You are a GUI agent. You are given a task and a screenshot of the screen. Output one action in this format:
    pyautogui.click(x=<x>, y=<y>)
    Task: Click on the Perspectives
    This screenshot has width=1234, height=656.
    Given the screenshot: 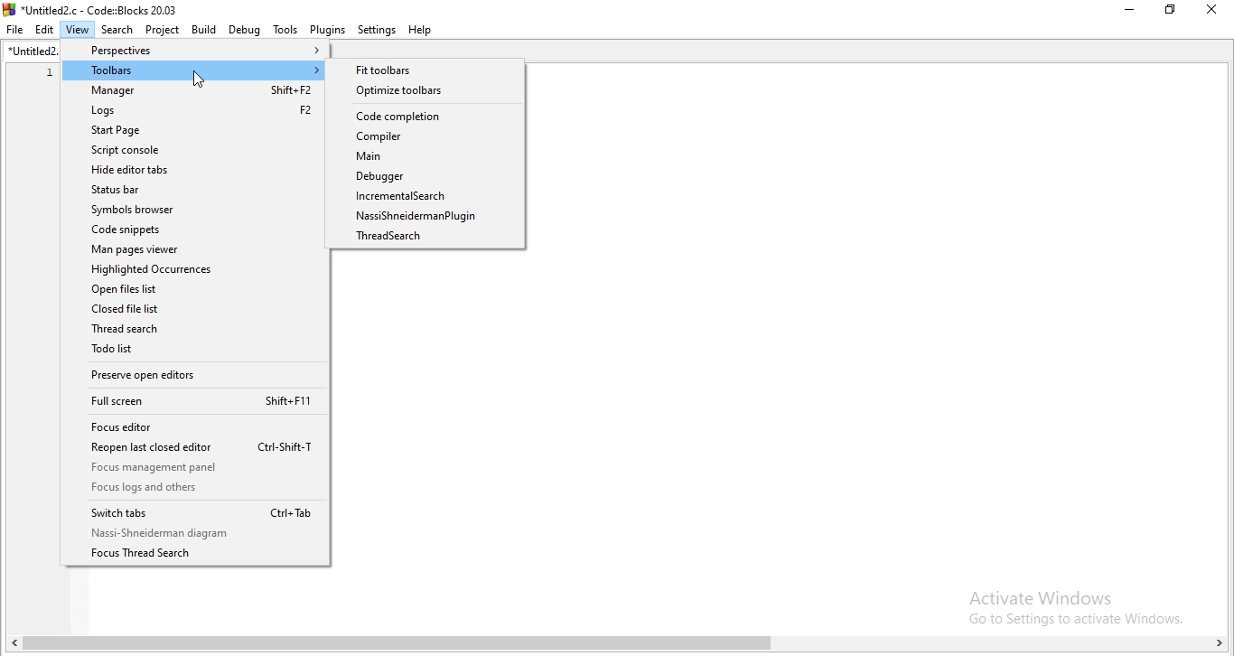 What is the action you would take?
    pyautogui.click(x=188, y=52)
    